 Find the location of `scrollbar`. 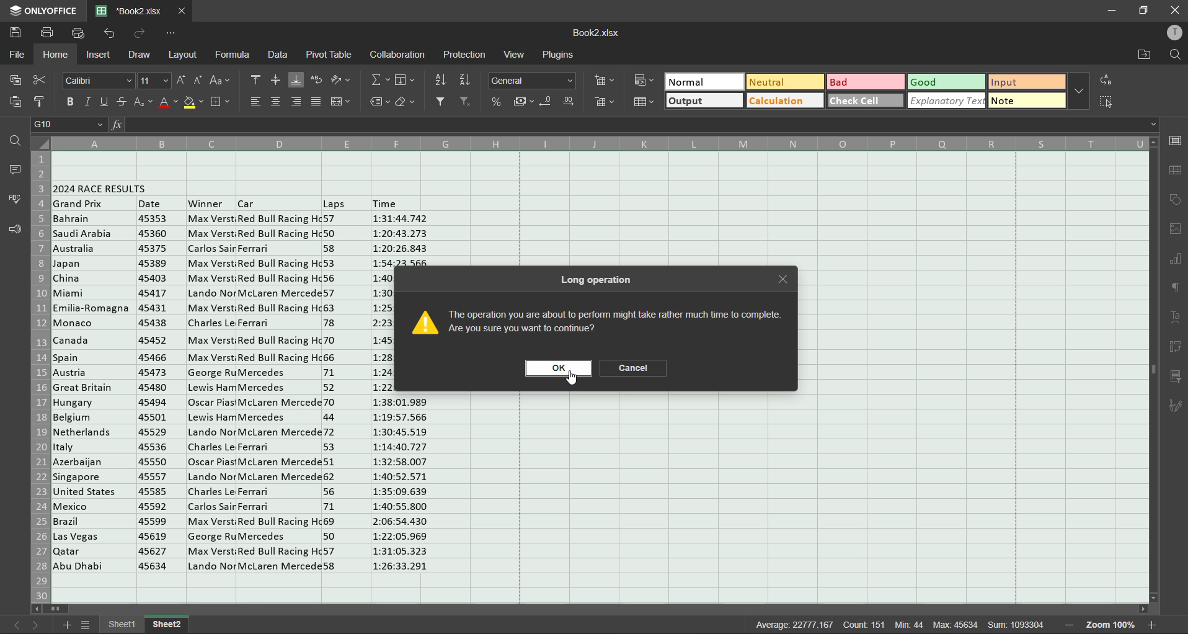

scrollbar is located at coordinates (603, 609).